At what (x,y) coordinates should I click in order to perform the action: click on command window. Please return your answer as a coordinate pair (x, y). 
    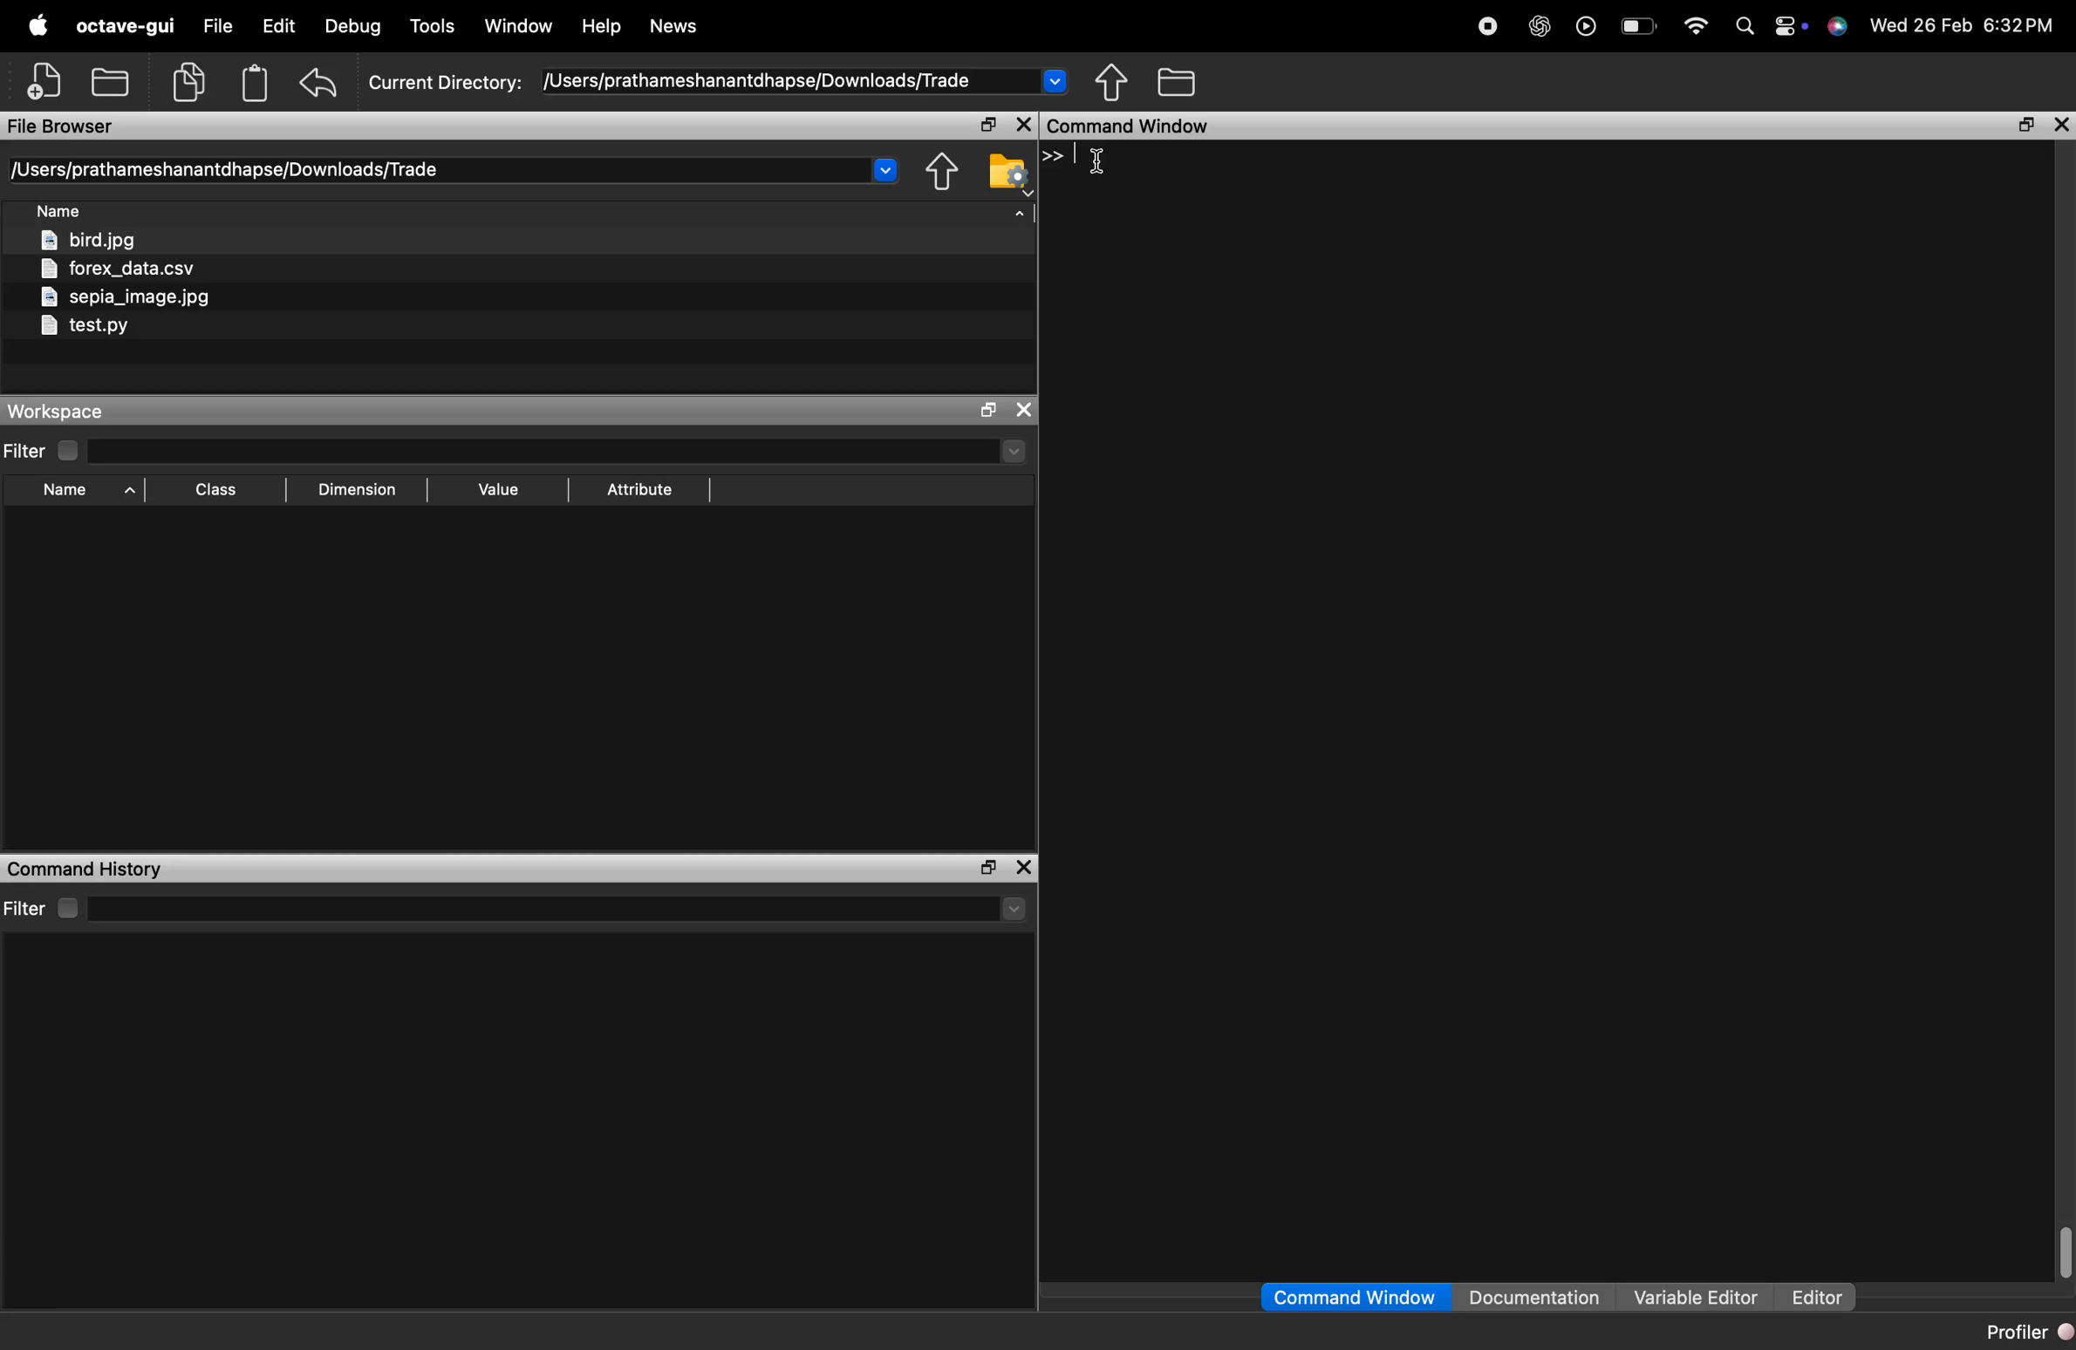
    Looking at the image, I should click on (1140, 126).